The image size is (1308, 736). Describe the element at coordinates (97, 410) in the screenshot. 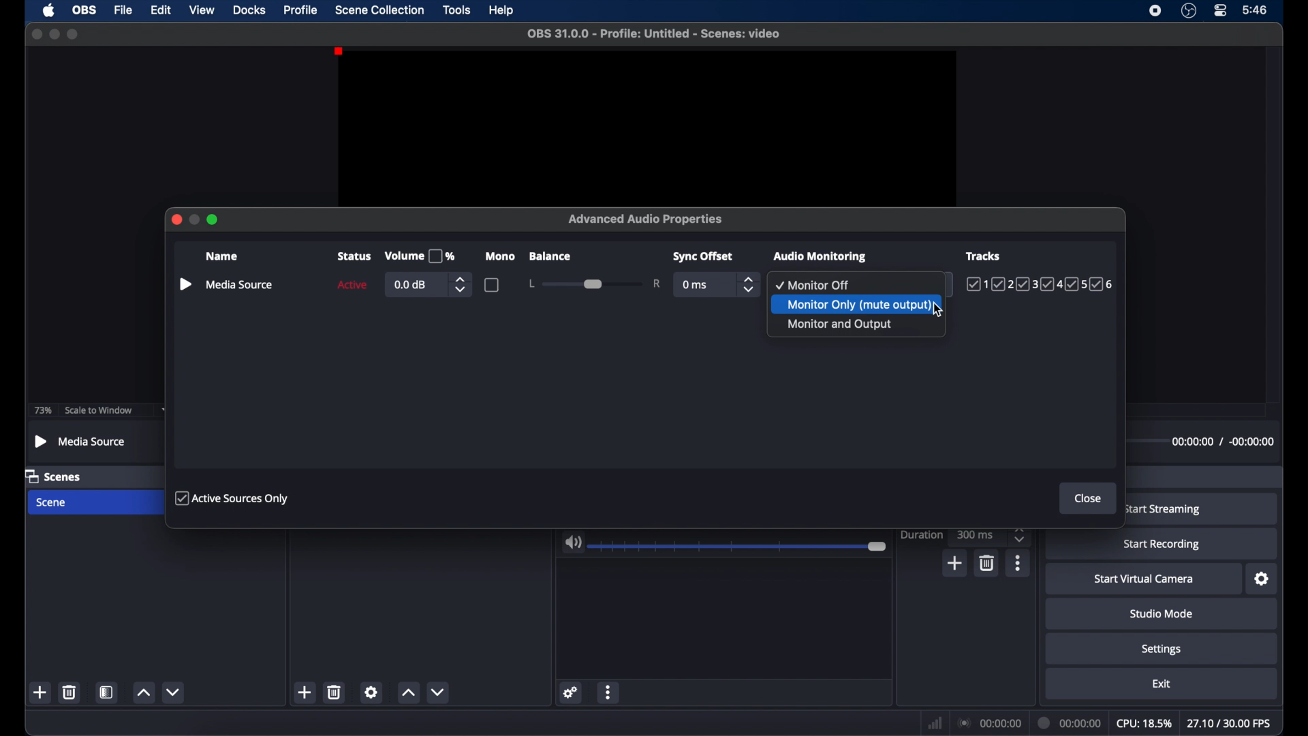

I see `scale to window` at that location.